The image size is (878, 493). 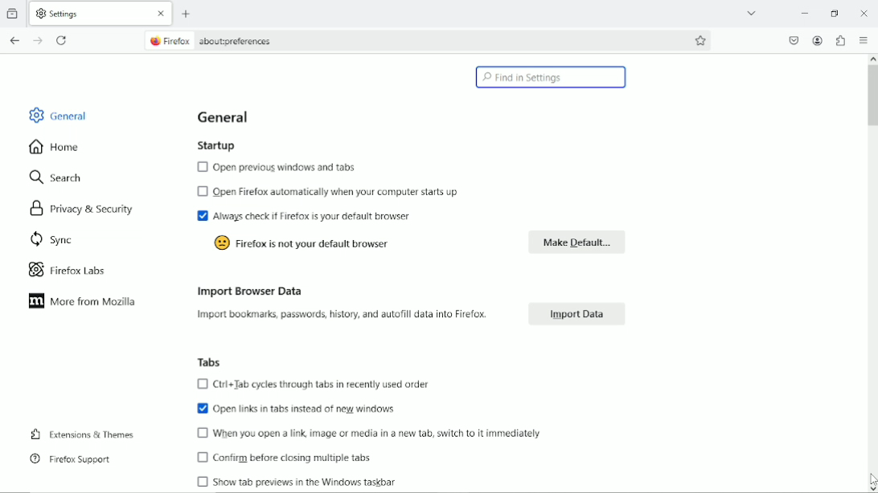 I want to click on Scroll Up, so click(x=872, y=59).